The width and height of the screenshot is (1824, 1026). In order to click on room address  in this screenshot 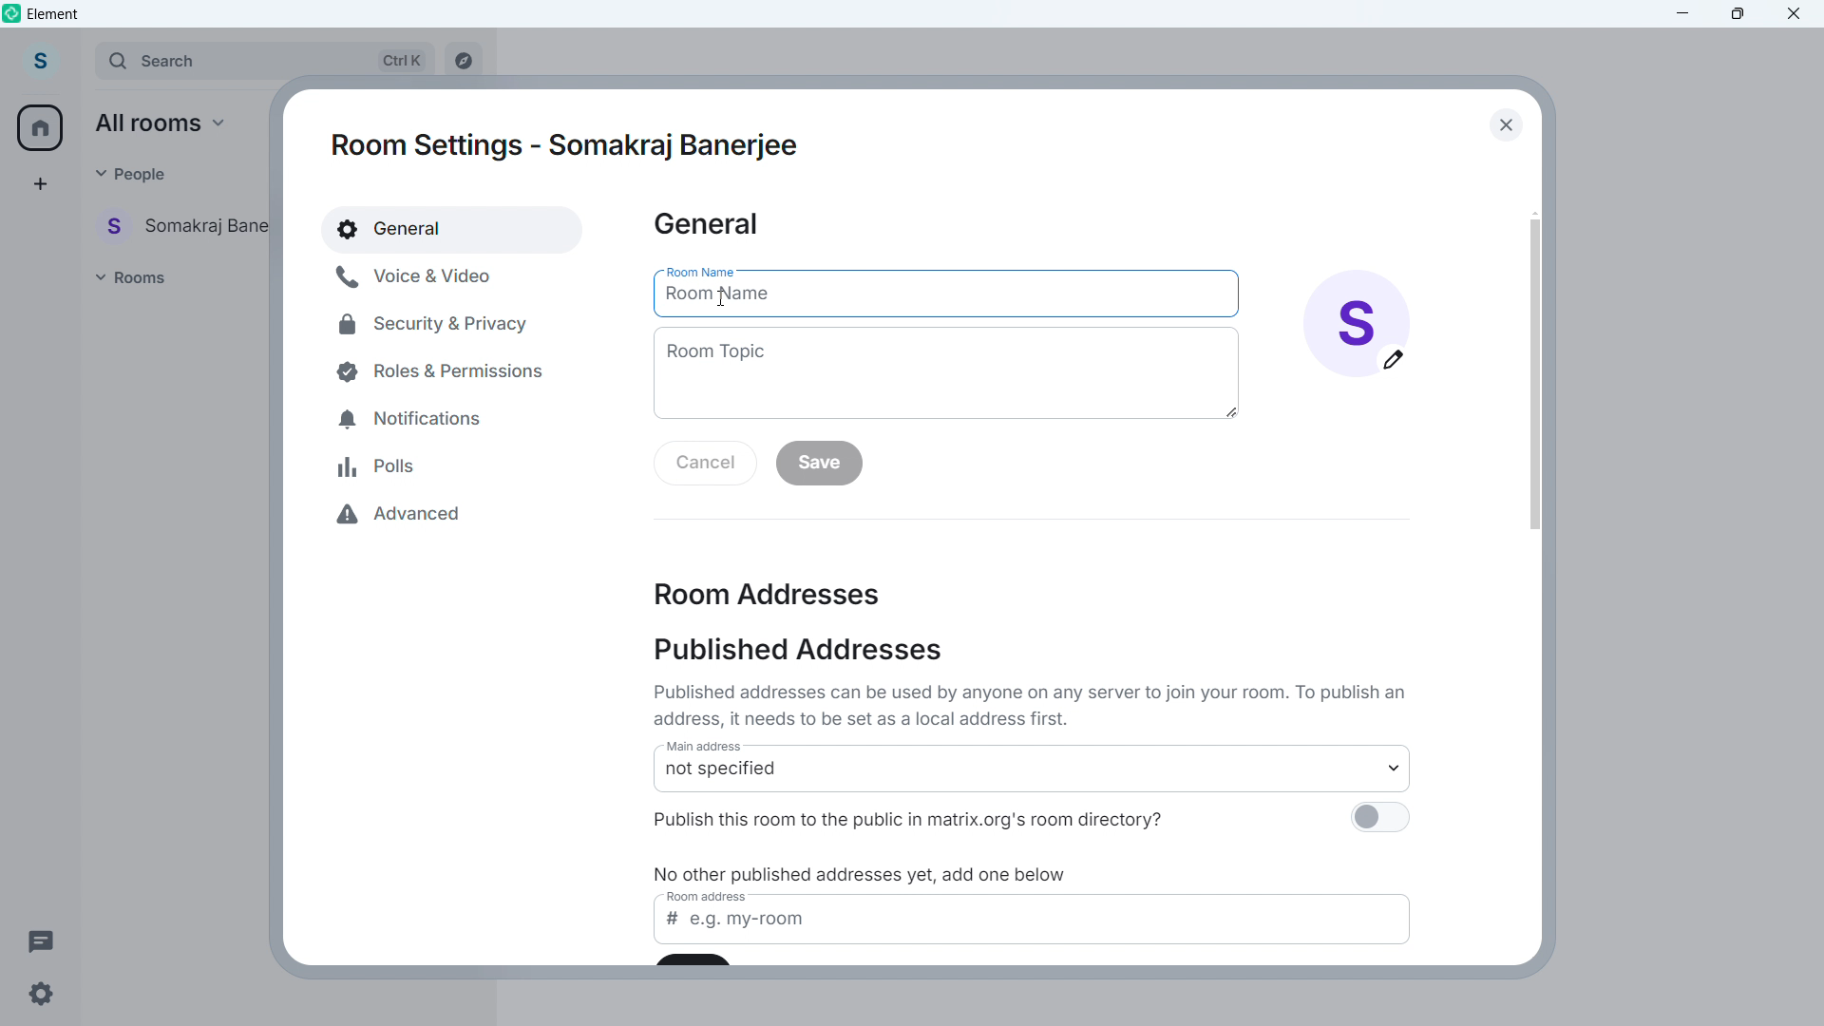, I will do `click(712, 899)`.